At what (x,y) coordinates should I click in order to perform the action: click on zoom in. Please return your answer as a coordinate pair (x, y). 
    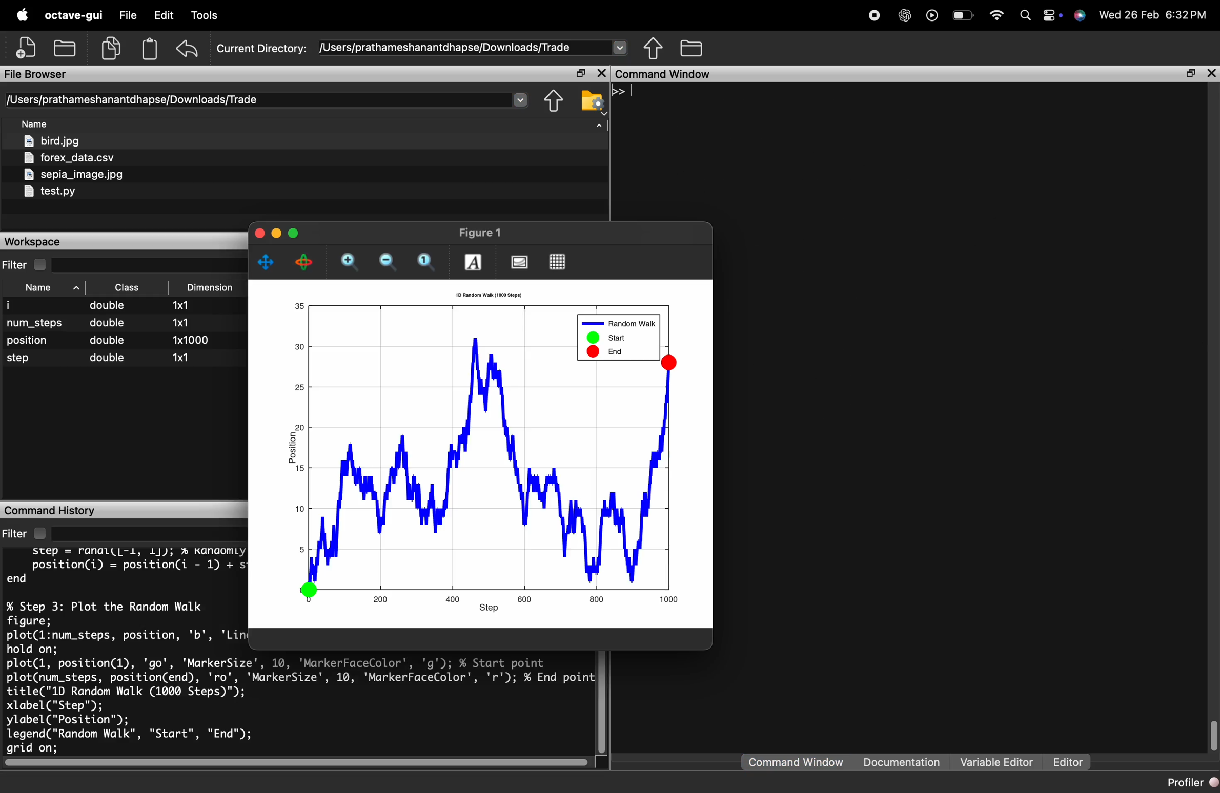
    Looking at the image, I should click on (350, 264).